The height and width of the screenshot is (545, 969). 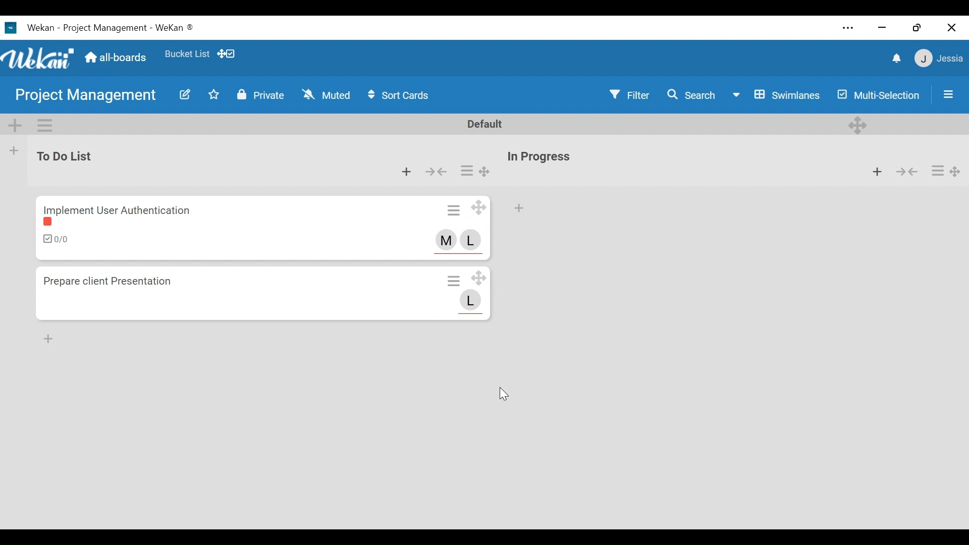 I want to click on minimize, so click(x=882, y=28).